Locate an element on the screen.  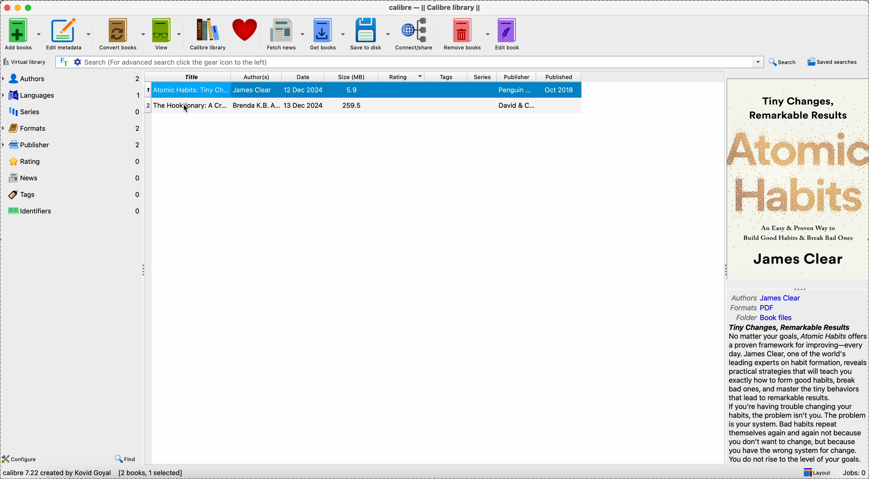
Atomic Habits book details selected is located at coordinates (367, 91).